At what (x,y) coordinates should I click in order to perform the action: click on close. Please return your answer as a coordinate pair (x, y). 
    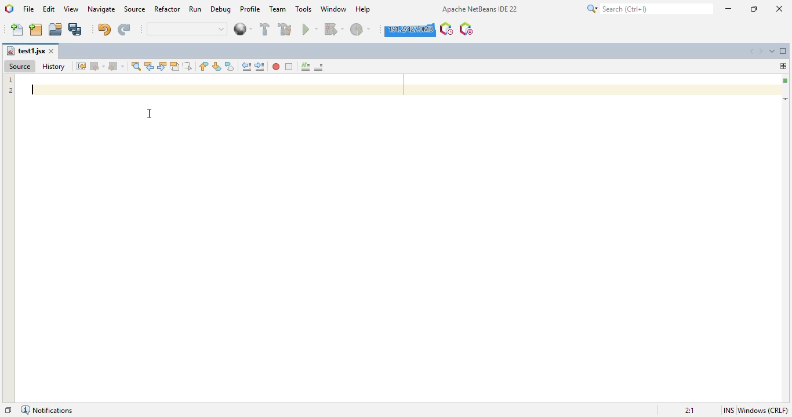
    Looking at the image, I should click on (779, 9).